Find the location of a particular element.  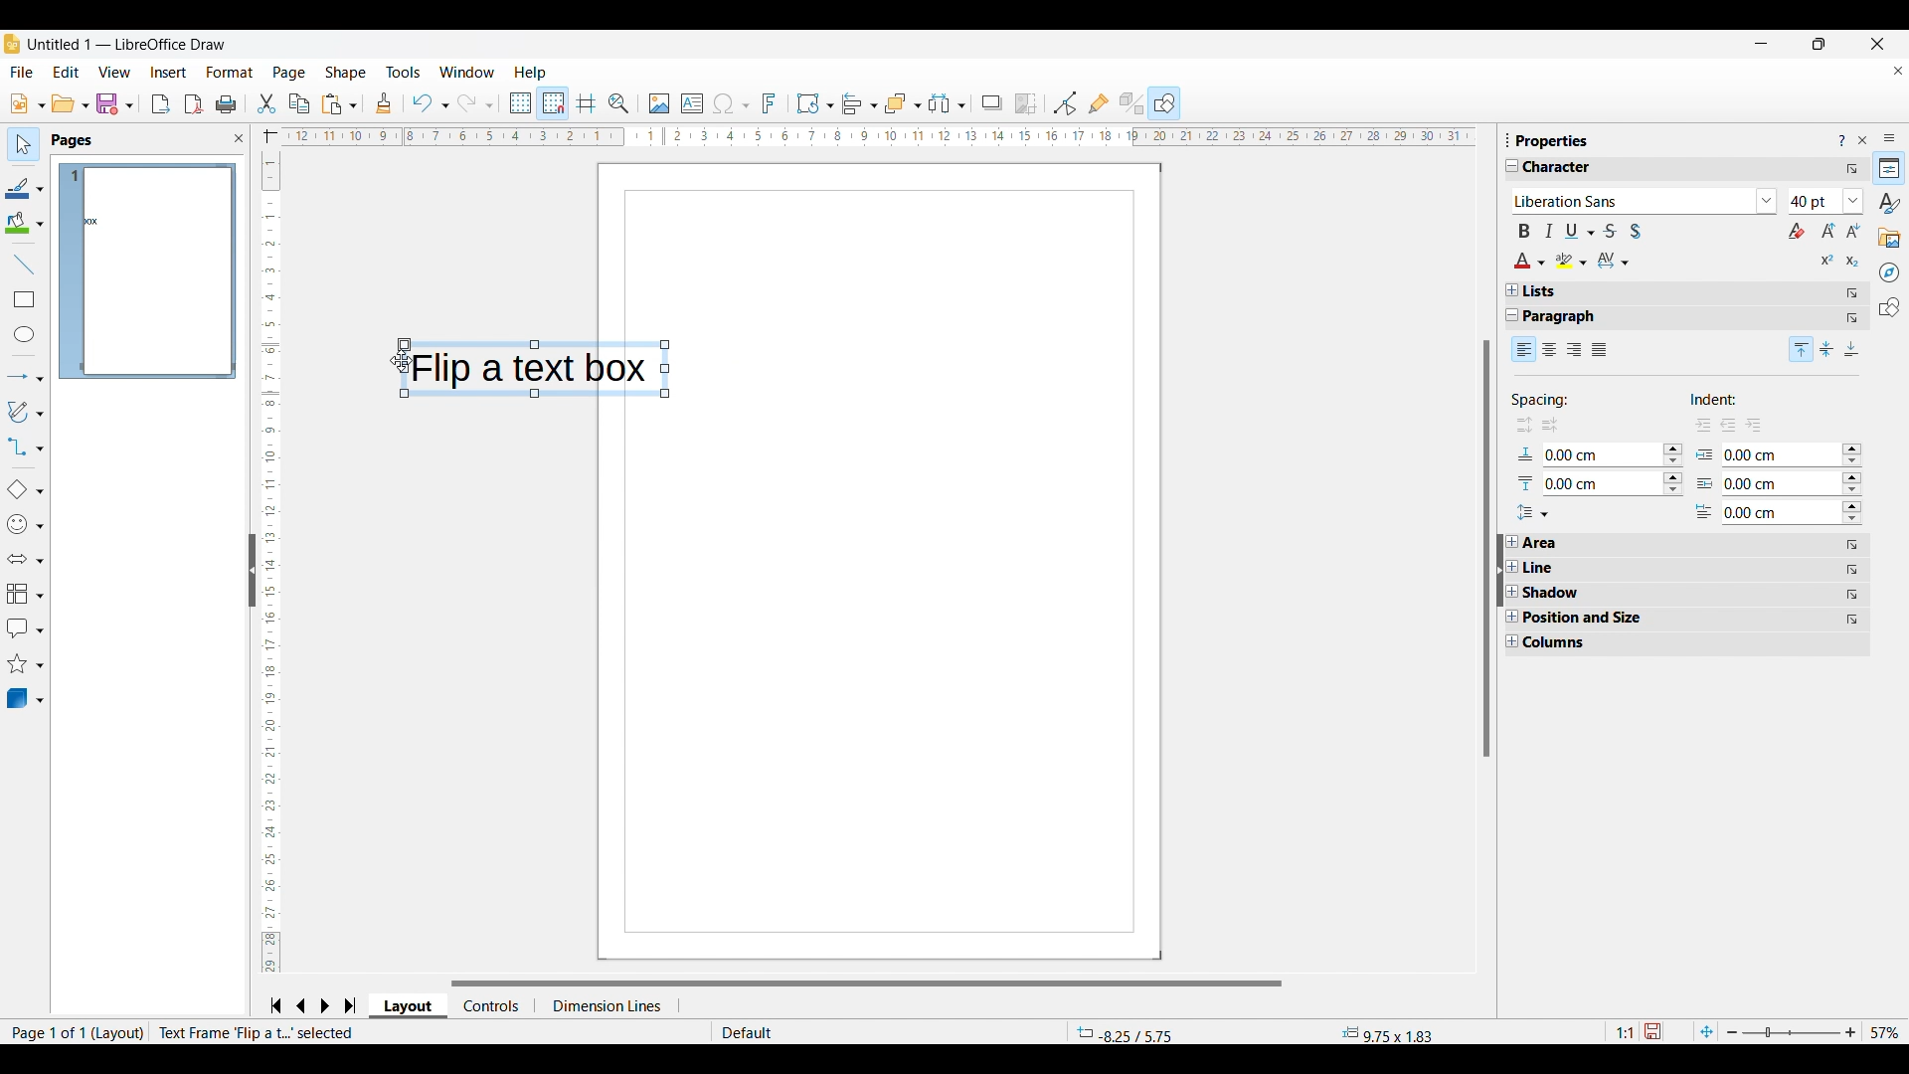

increase space is located at coordinates (1552, 426).